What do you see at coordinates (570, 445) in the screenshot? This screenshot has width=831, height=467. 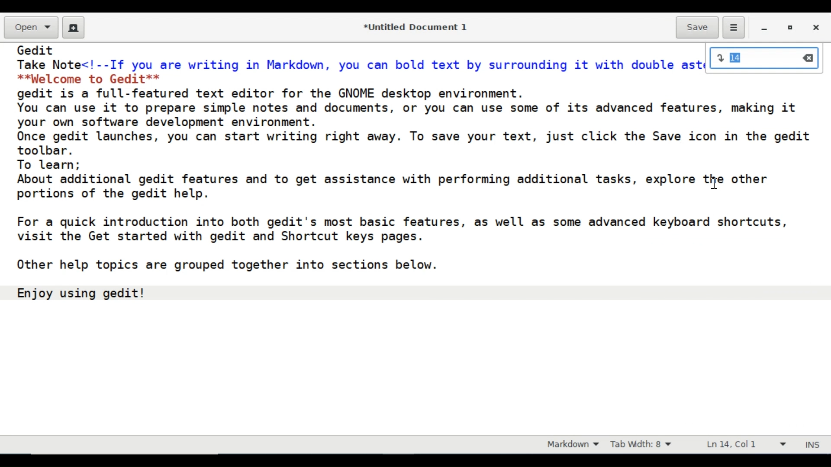 I see `Markdown` at bounding box center [570, 445].